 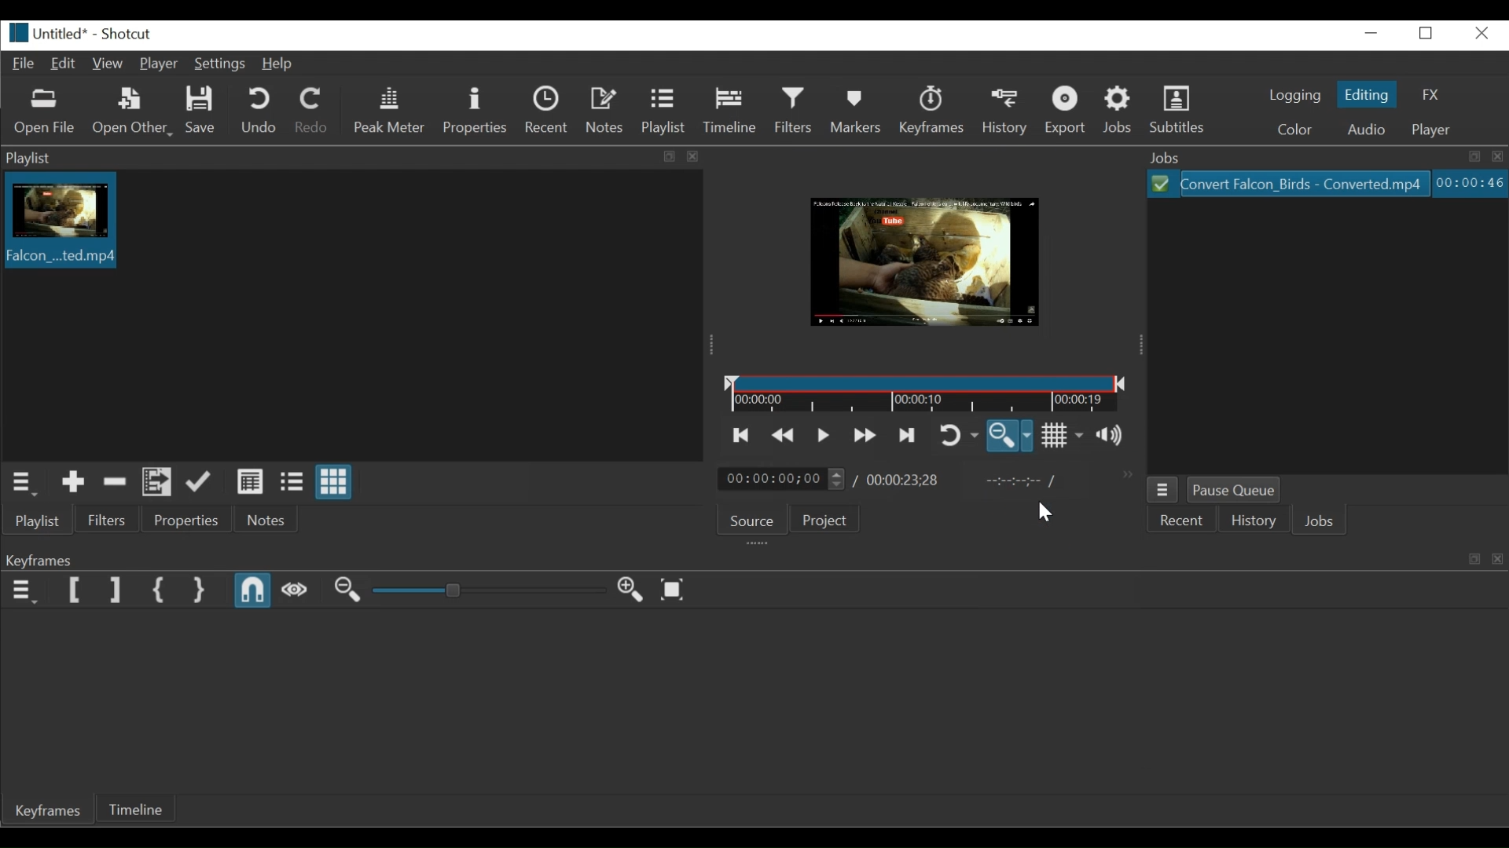 I want to click on Redo, so click(x=310, y=111).